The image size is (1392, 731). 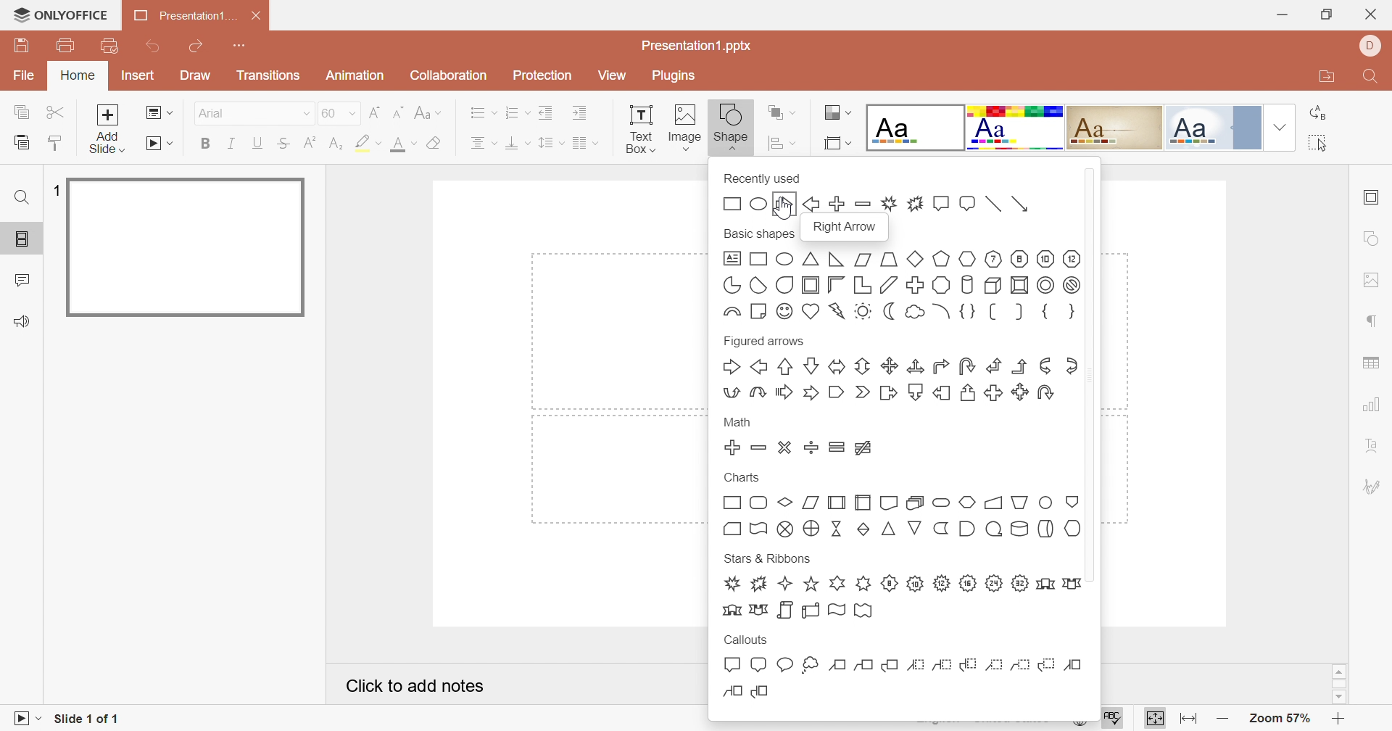 I want to click on Numbering, so click(x=513, y=111).